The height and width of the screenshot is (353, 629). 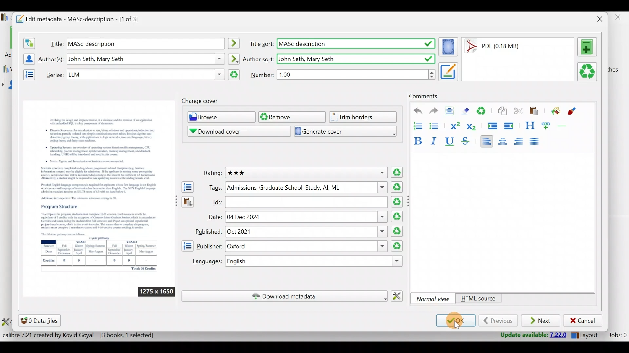 What do you see at coordinates (434, 299) in the screenshot?
I see `Normal view` at bounding box center [434, 299].